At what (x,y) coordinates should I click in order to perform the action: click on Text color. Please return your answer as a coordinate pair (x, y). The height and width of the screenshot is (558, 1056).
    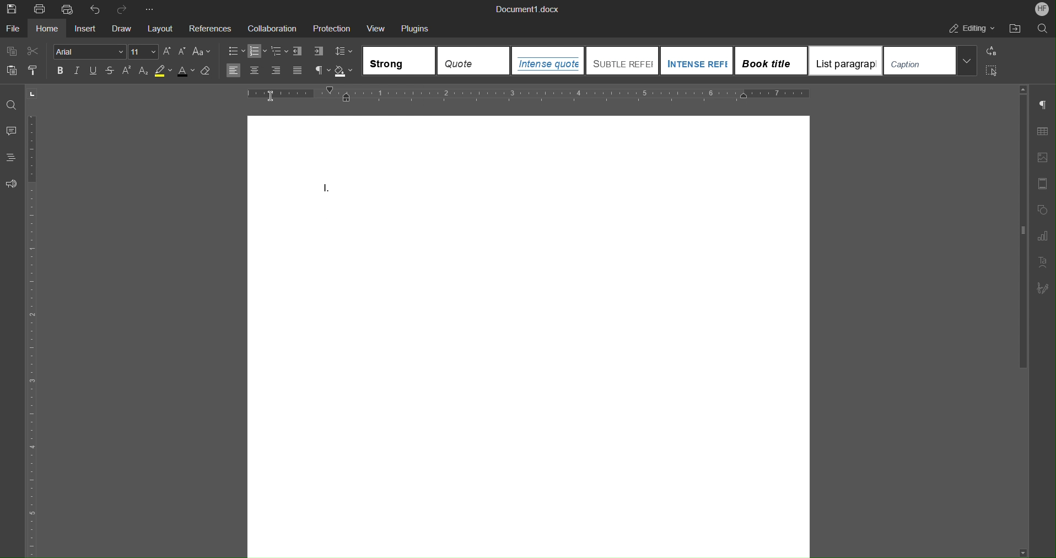
    Looking at the image, I should click on (186, 72).